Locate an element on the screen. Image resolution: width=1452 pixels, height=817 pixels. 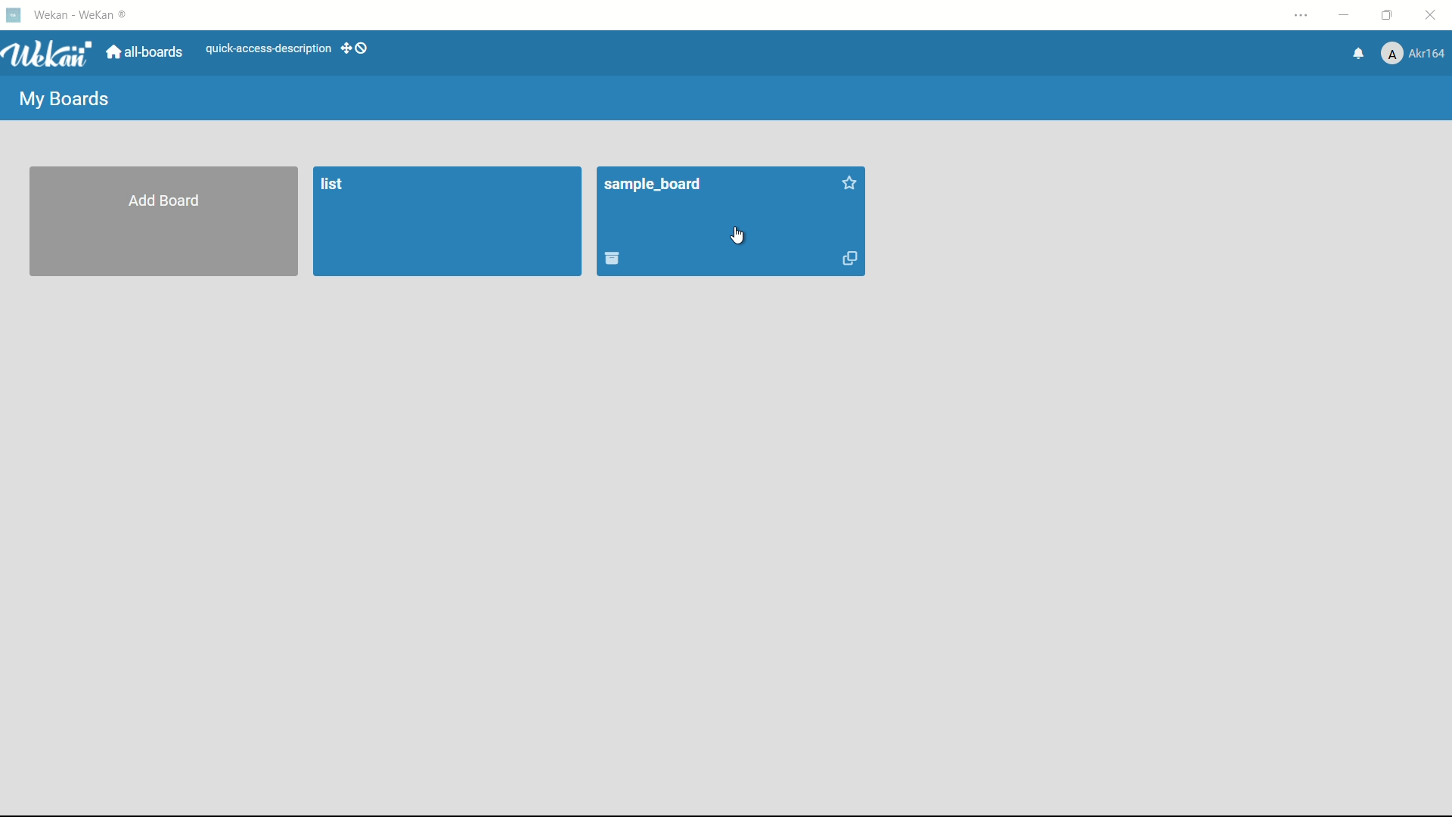
profile is located at coordinates (1412, 54).